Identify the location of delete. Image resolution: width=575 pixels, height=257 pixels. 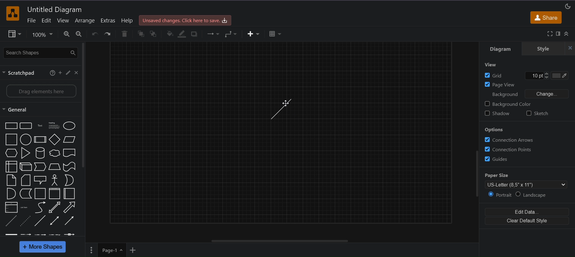
(125, 33).